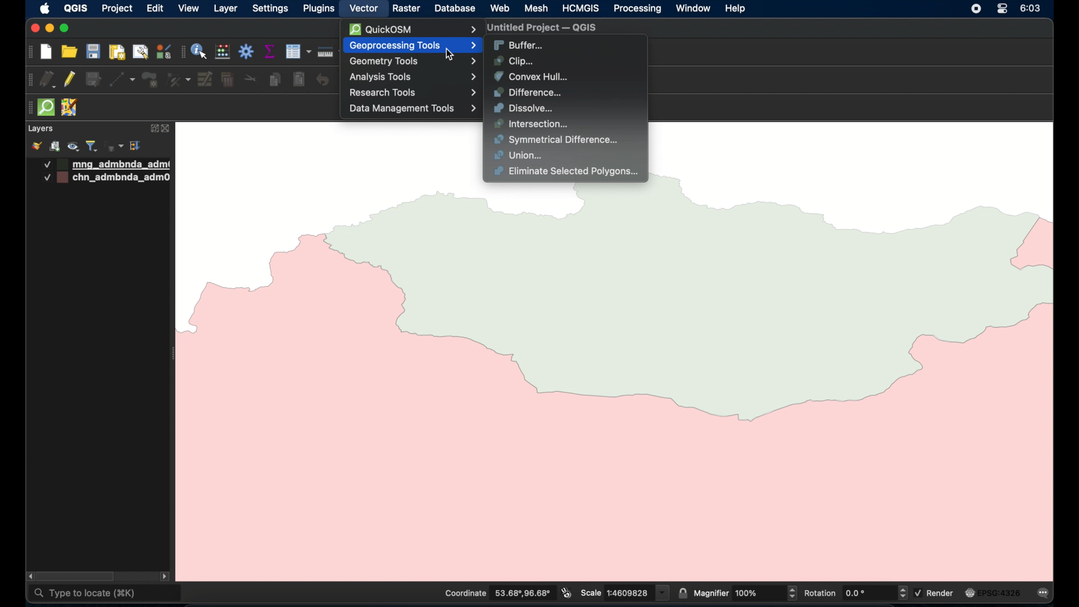 This screenshot has height=607, width=1079. I want to click on research tools menu, so click(413, 93).